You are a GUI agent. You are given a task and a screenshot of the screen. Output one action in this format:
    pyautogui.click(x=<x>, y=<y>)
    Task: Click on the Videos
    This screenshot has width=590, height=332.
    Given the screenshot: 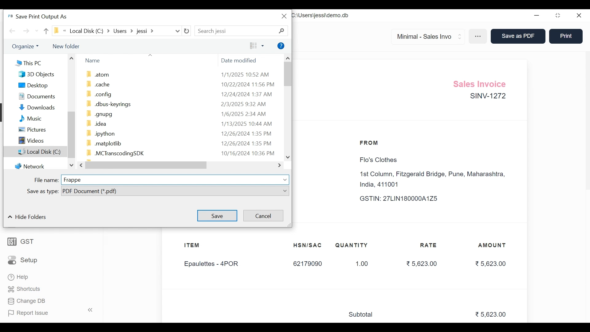 What is the action you would take?
    pyautogui.click(x=30, y=140)
    